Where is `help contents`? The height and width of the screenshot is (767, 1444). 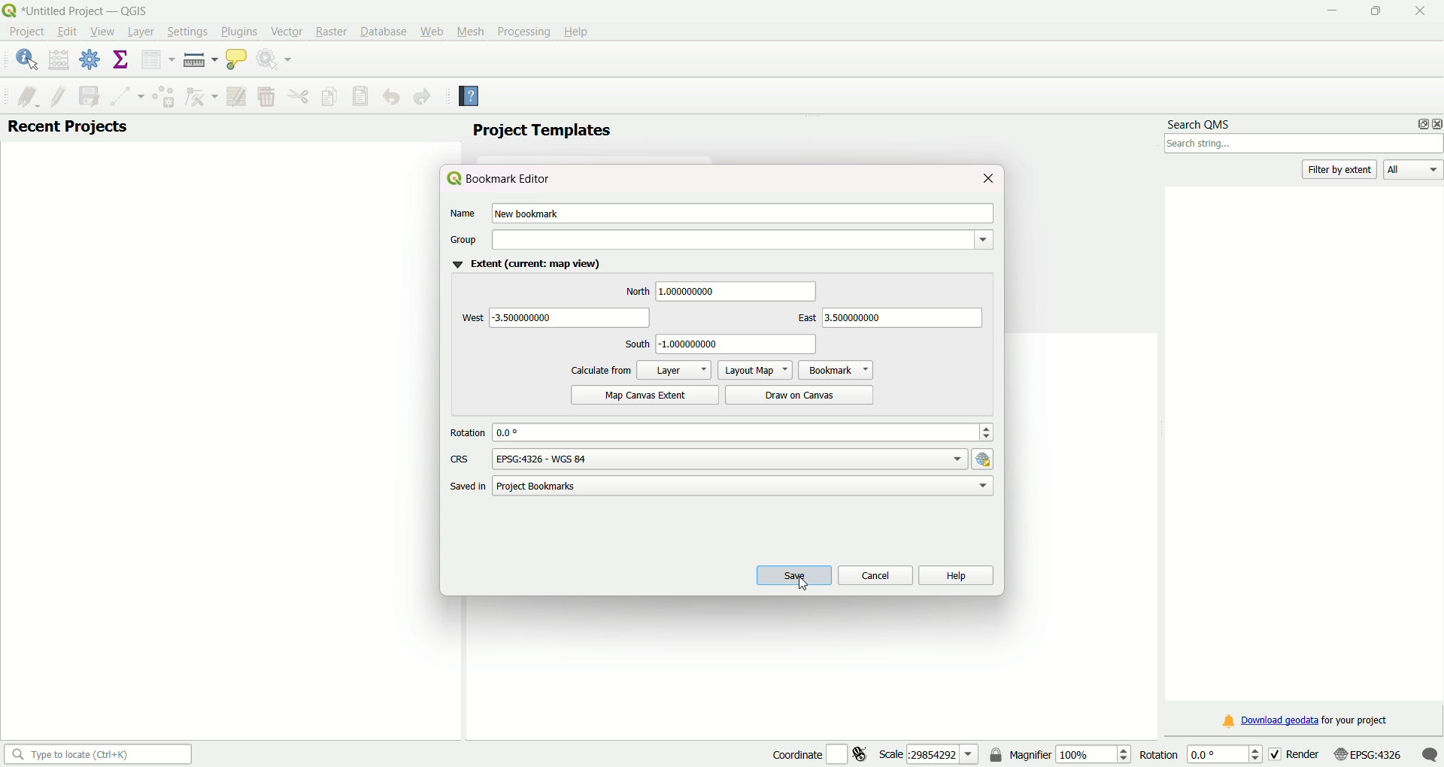 help contents is located at coordinates (470, 98).